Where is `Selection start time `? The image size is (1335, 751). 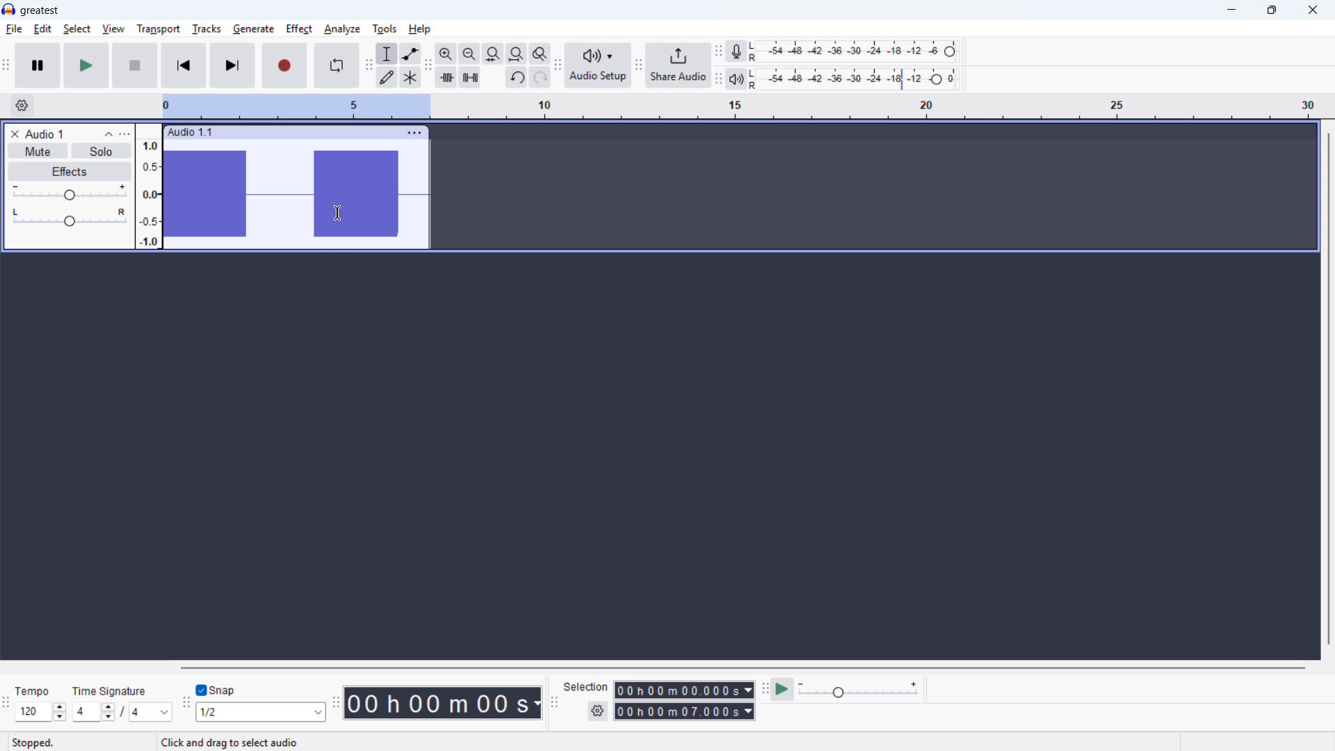 Selection start time  is located at coordinates (685, 691).